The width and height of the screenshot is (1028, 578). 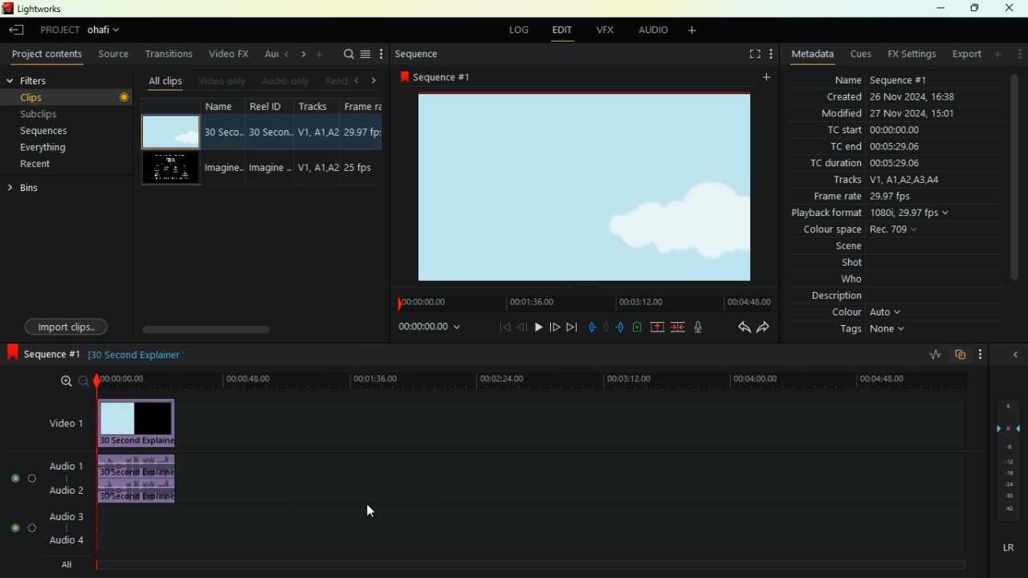 I want to click on add, so click(x=997, y=56).